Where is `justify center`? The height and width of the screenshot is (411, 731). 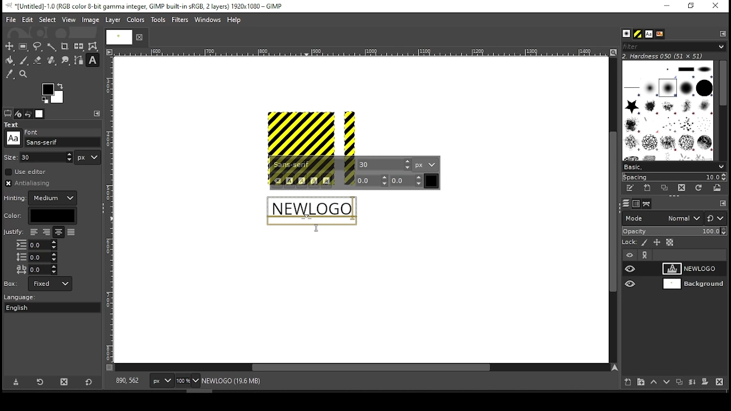 justify center is located at coordinates (58, 232).